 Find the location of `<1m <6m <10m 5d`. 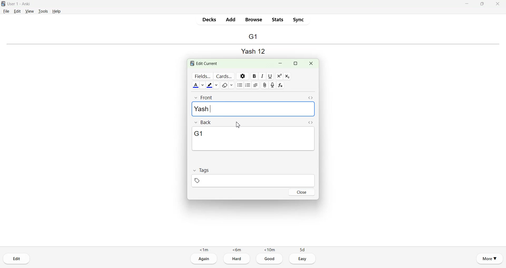

<1m <6m <10m 5d is located at coordinates (253, 249).